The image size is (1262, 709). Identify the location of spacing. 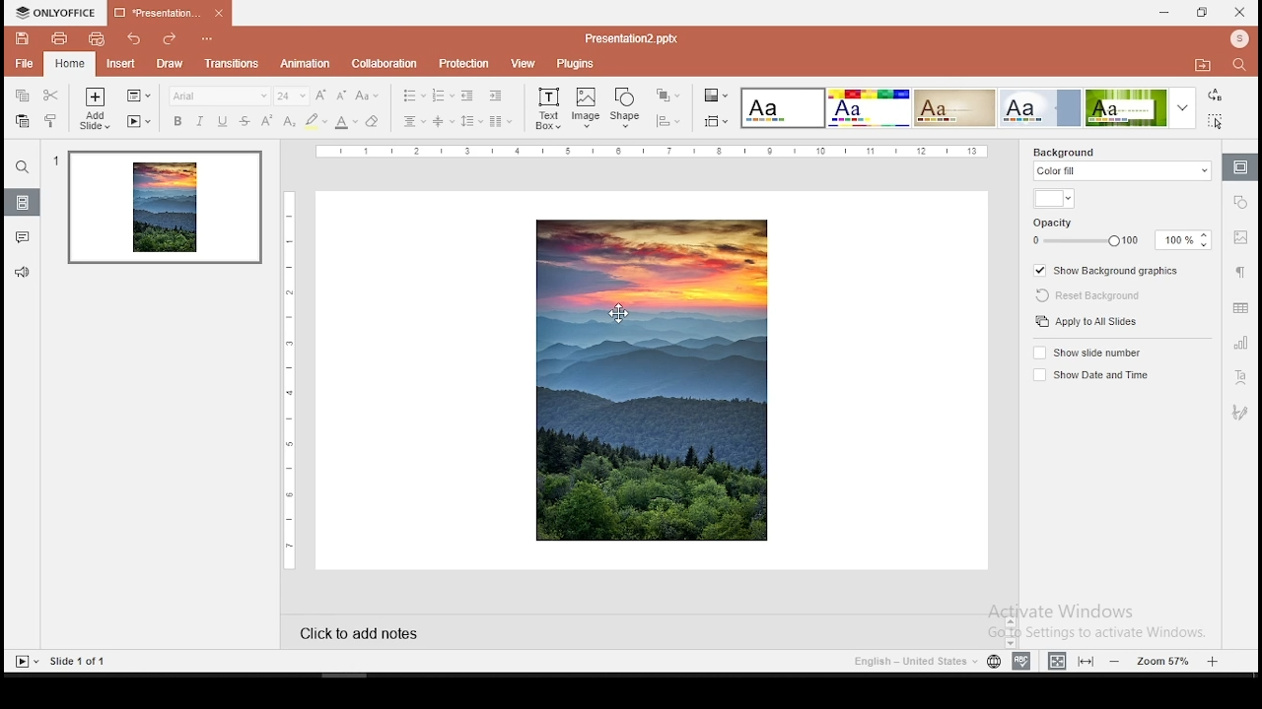
(472, 121).